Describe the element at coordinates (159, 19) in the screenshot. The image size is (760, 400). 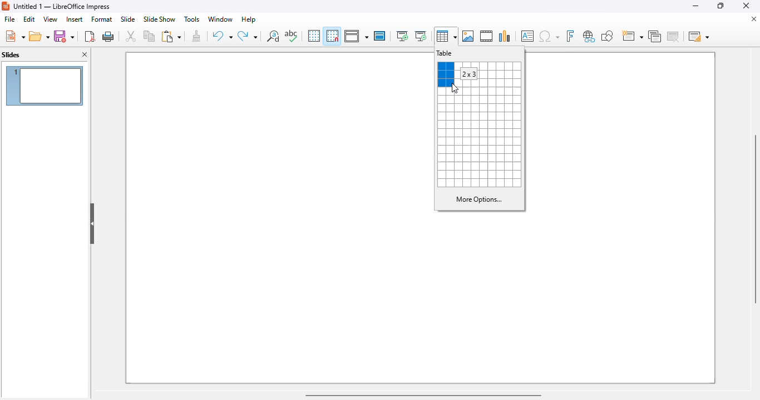
I see `slide show` at that location.